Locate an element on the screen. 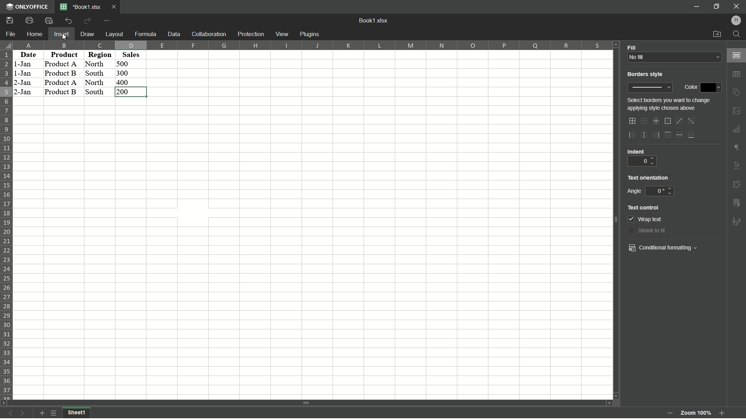 The width and height of the screenshot is (746, 419). Close is located at coordinates (115, 8).